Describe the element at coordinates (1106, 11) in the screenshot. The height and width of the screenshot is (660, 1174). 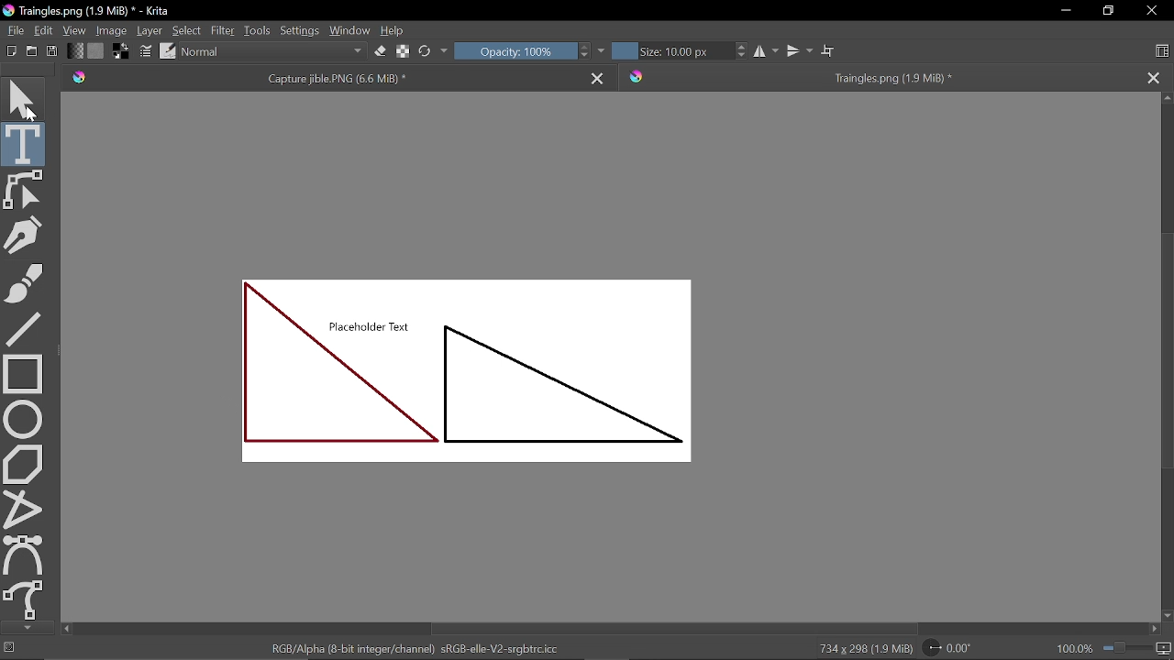
I see `Restore down` at that location.